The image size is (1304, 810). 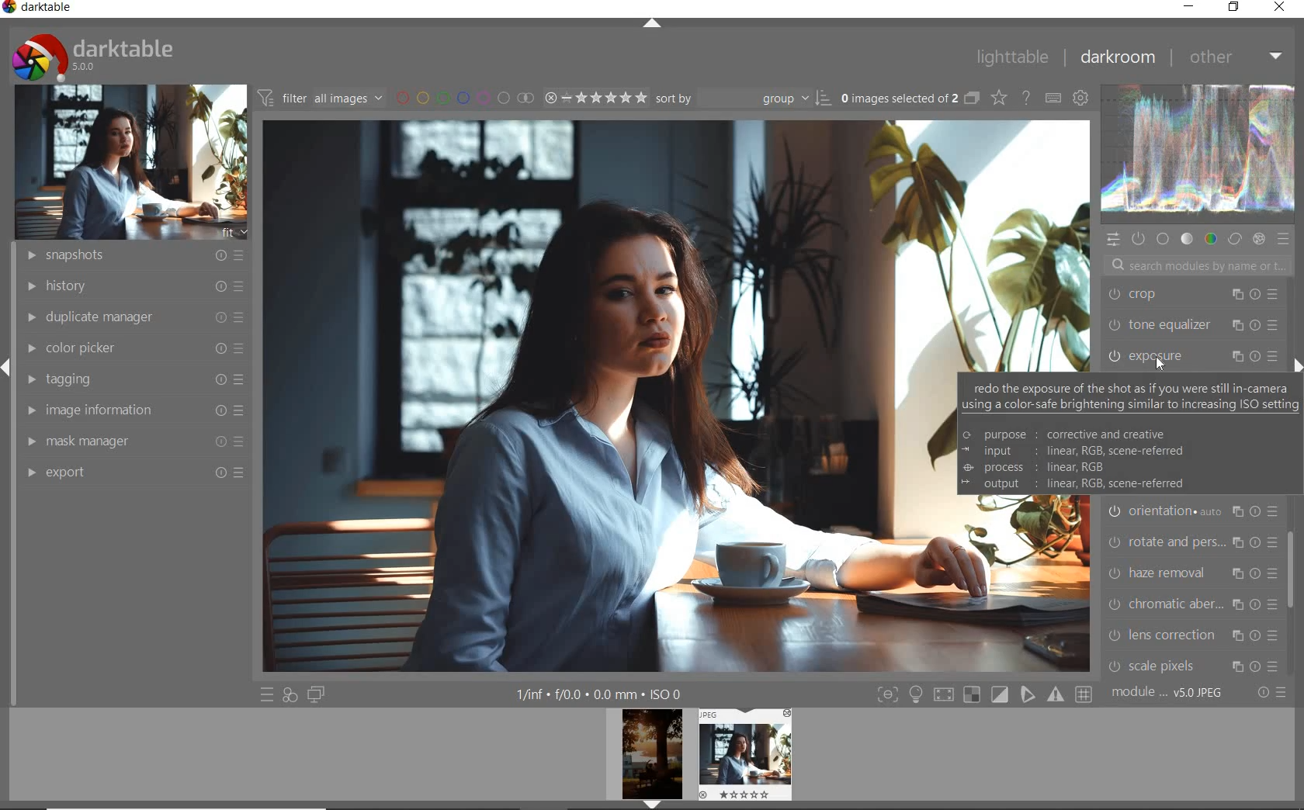 What do you see at coordinates (740, 99) in the screenshot?
I see `SORT` at bounding box center [740, 99].